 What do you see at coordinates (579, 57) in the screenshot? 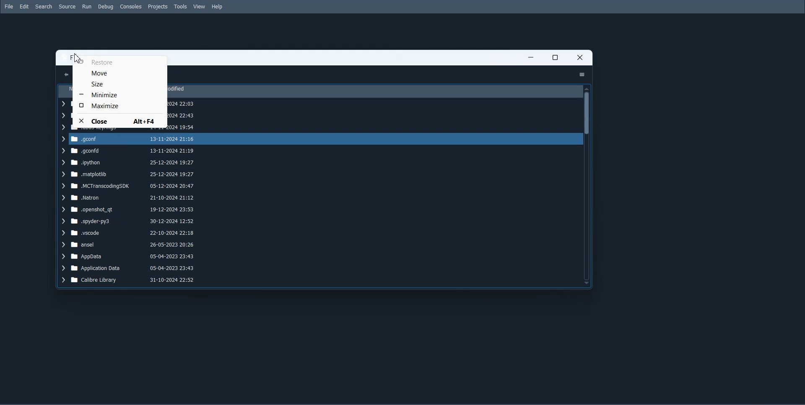
I see `Close` at bounding box center [579, 57].